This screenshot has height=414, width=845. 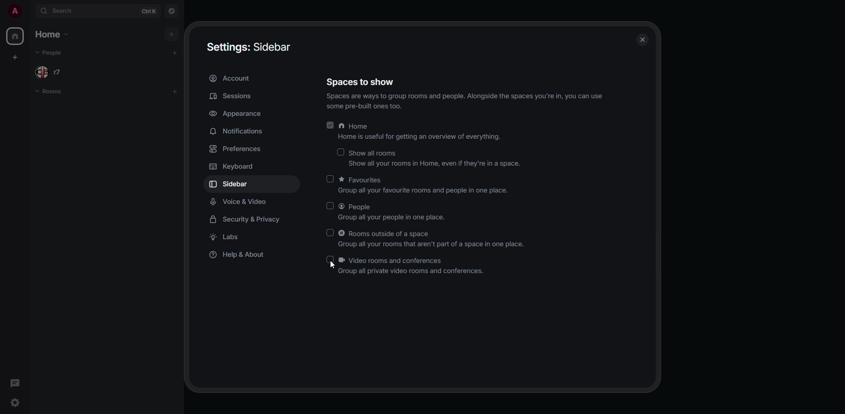 What do you see at coordinates (235, 131) in the screenshot?
I see `notifications` at bounding box center [235, 131].